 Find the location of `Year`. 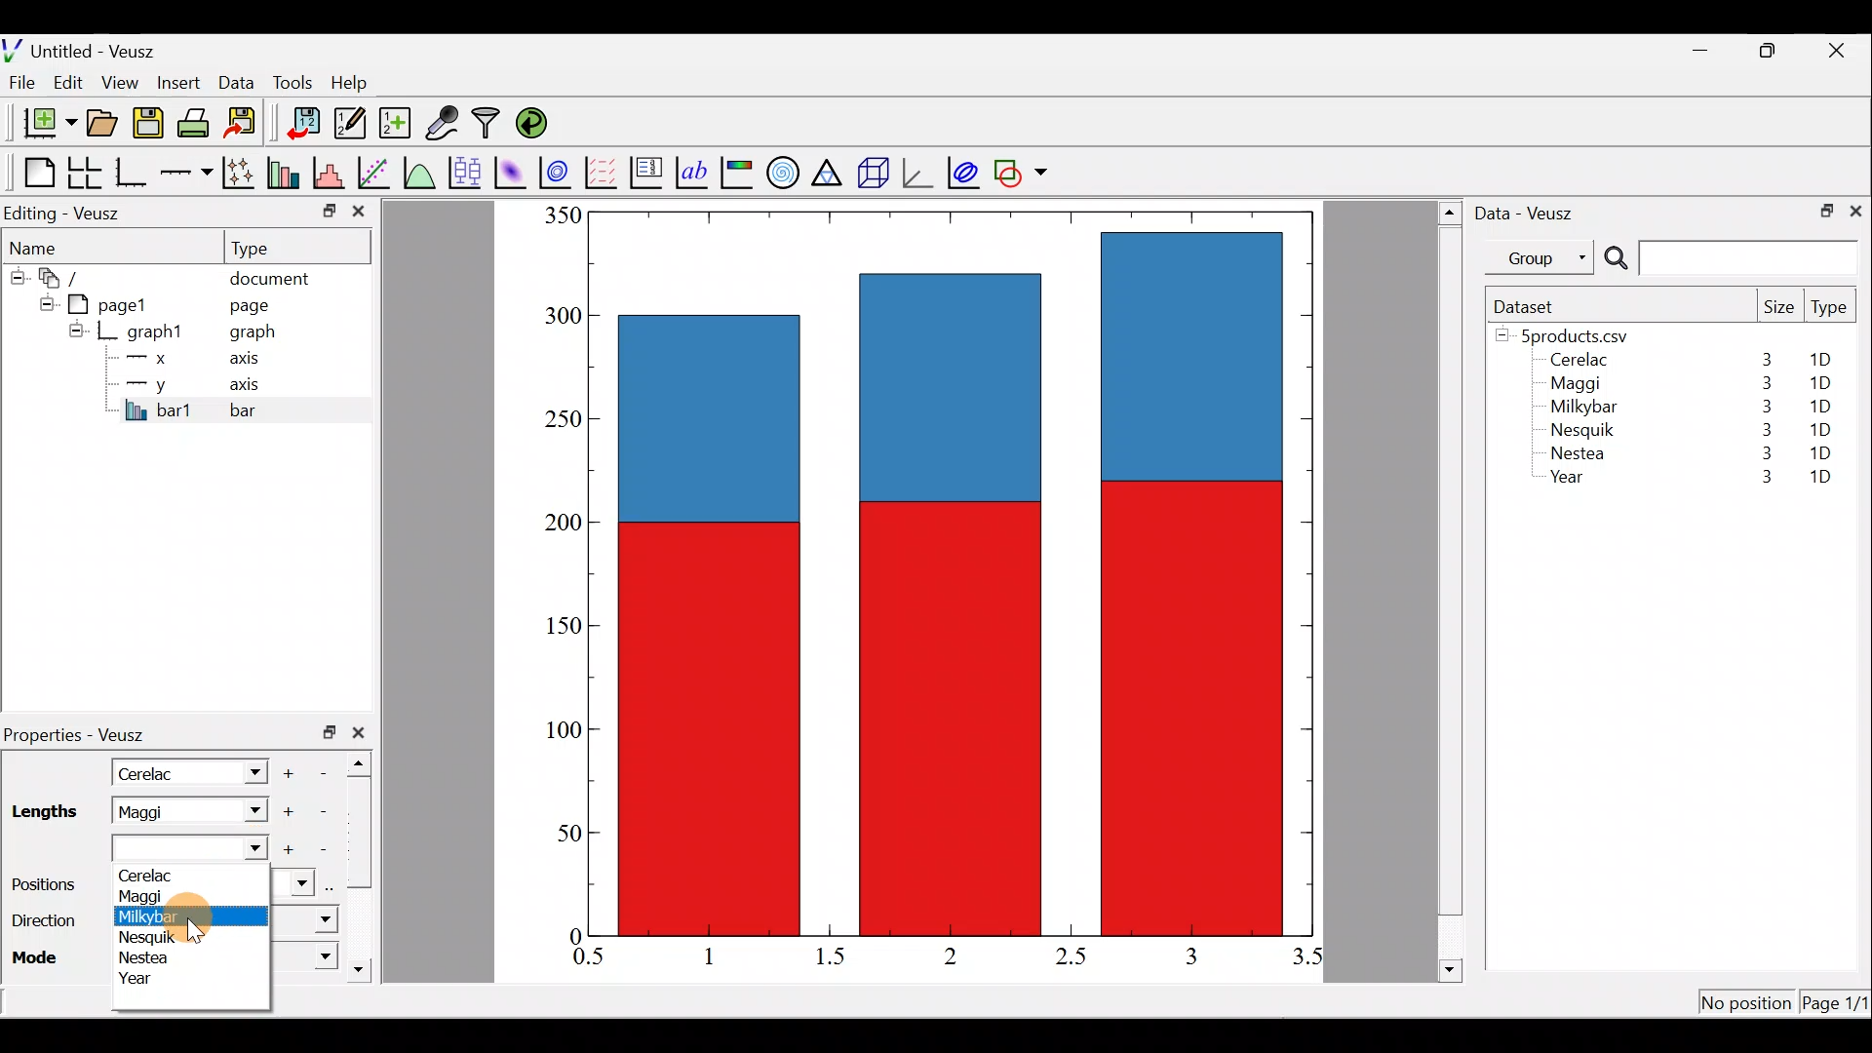

Year is located at coordinates (141, 979).